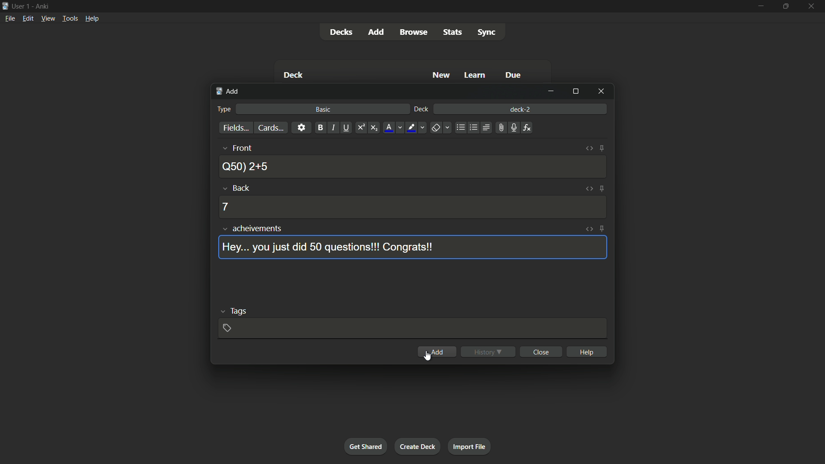 Image resolution: width=825 pixels, height=464 pixels. I want to click on text highlight, so click(417, 128).